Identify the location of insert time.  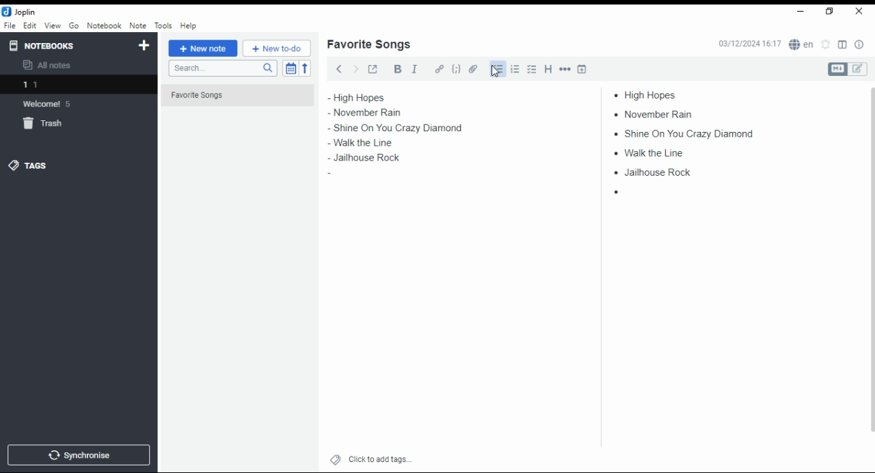
(582, 68).